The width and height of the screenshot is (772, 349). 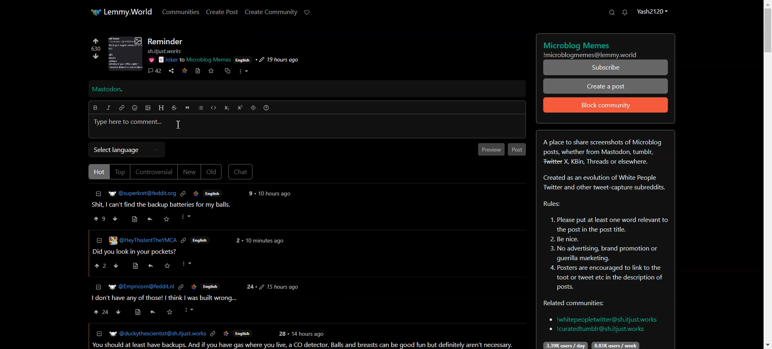 I want to click on Top, so click(x=120, y=172).